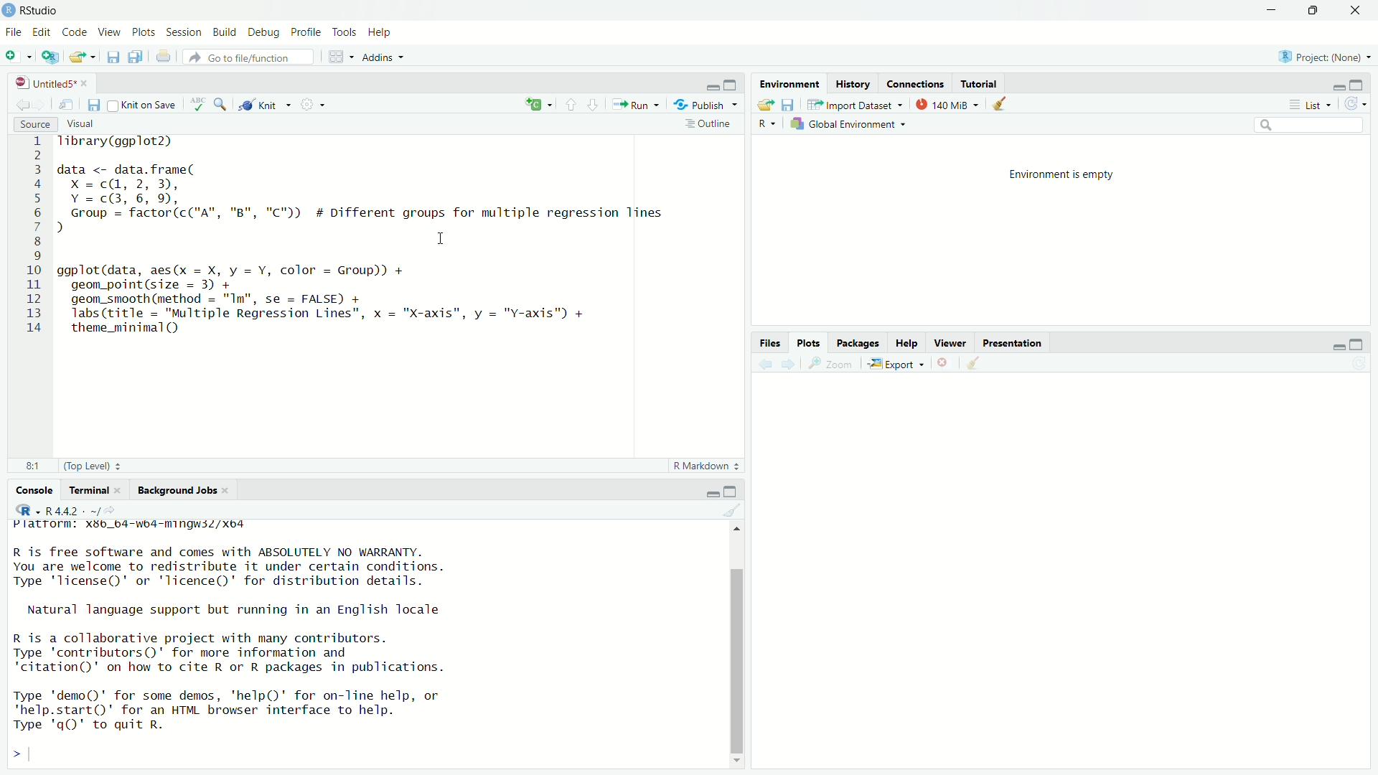 The image size is (1378, 775). Describe the element at coordinates (984, 81) in the screenshot. I see `Tutorial` at that location.